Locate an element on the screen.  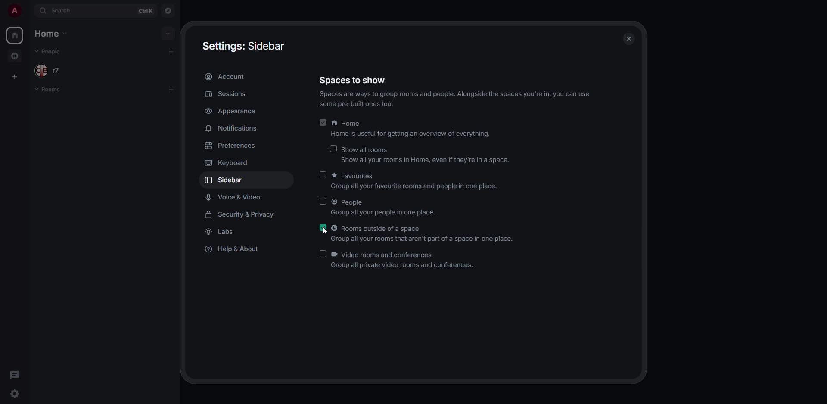
click to enable is located at coordinates (323, 174).